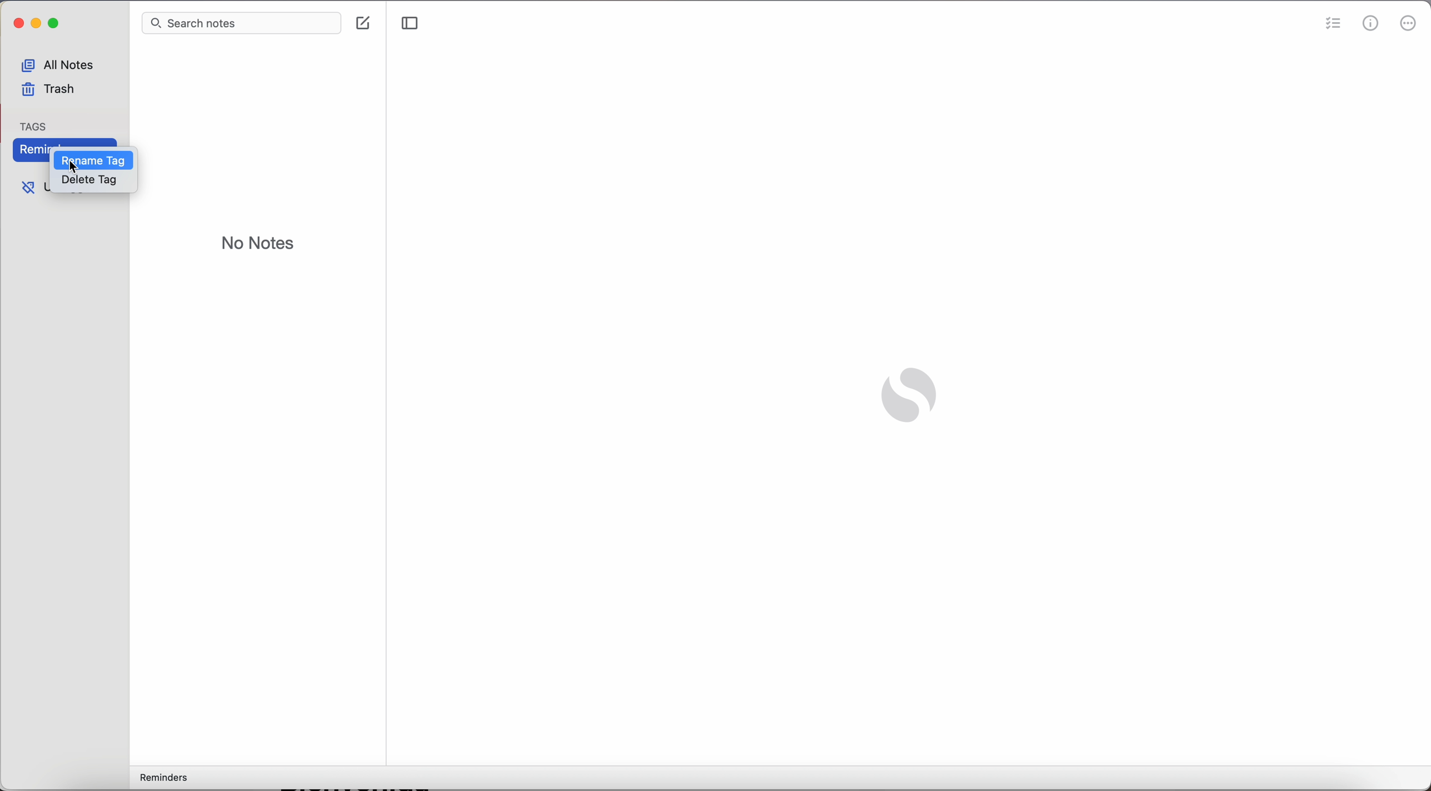  What do you see at coordinates (49, 92) in the screenshot?
I see `trash` at bounding box center [49, 92].